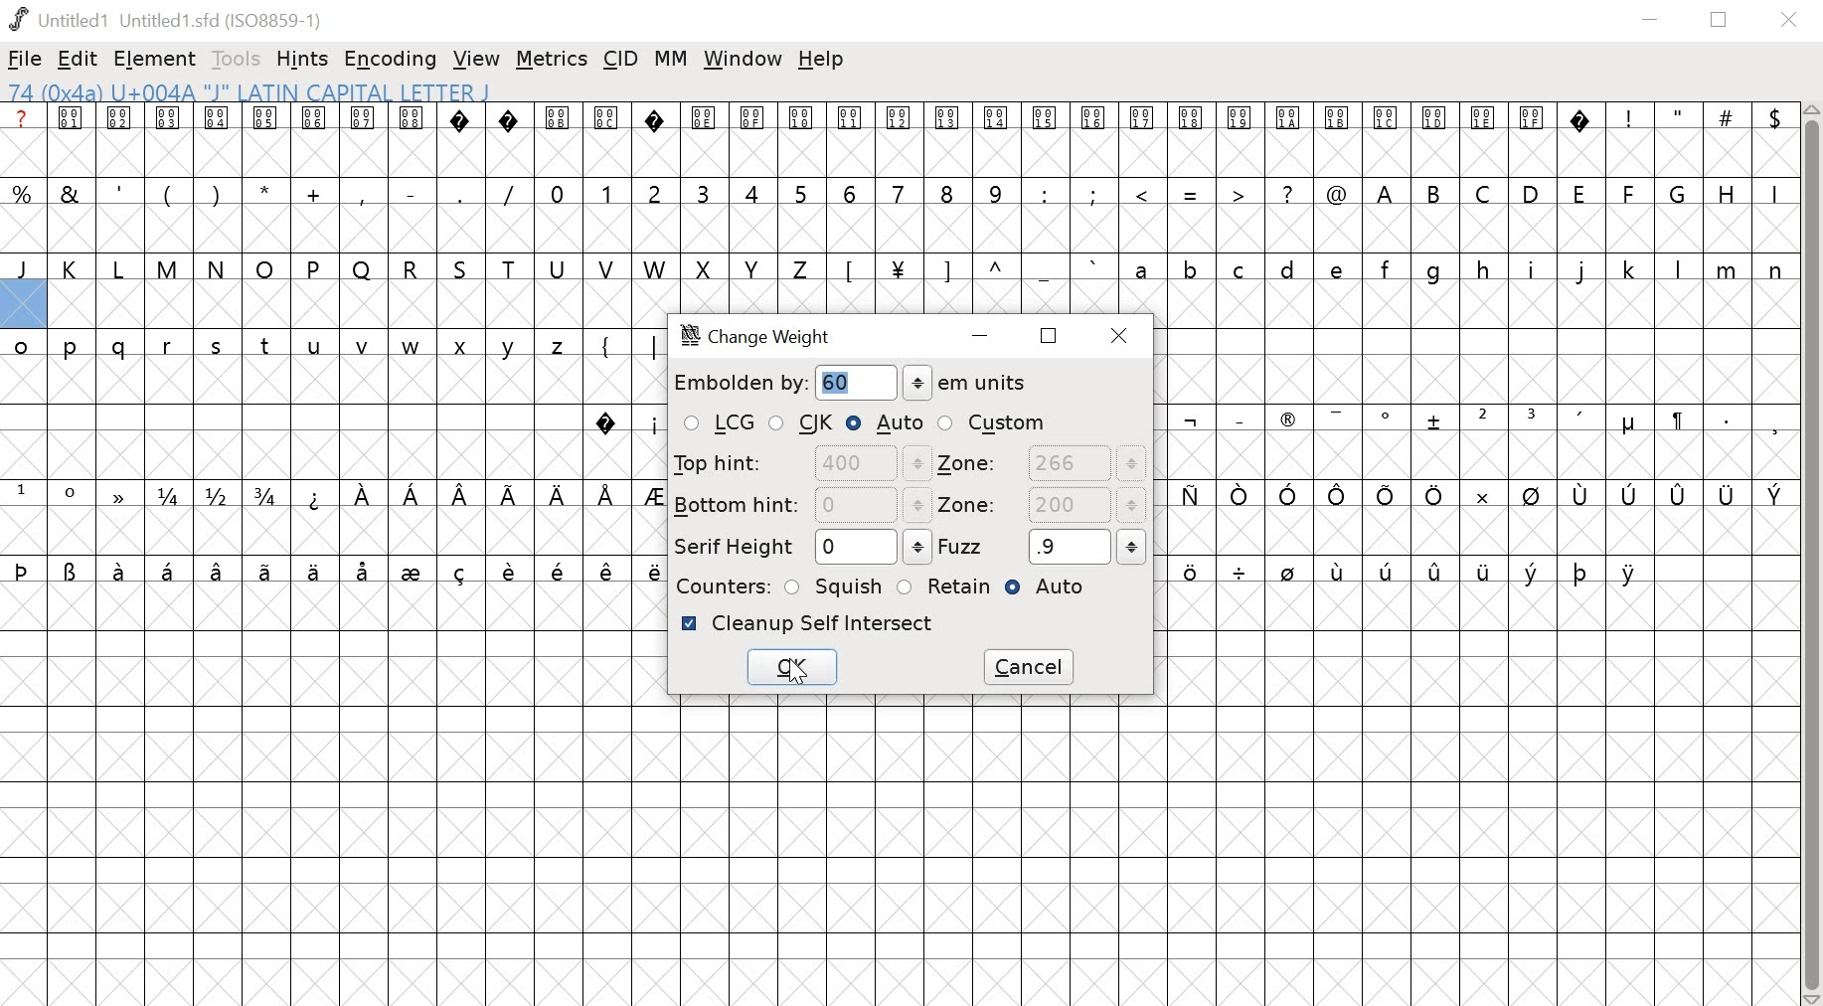  I want to click on window, so click(744, 60).